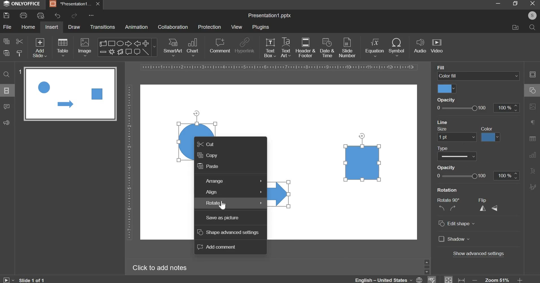  Describe the element at coordinates (28, 26) in the screenshot. I see `home` at that location.